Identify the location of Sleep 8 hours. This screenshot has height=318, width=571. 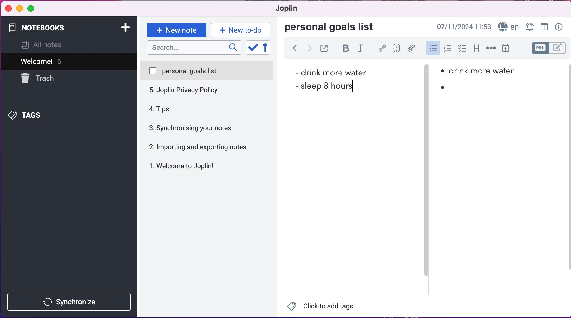
(328, 86).